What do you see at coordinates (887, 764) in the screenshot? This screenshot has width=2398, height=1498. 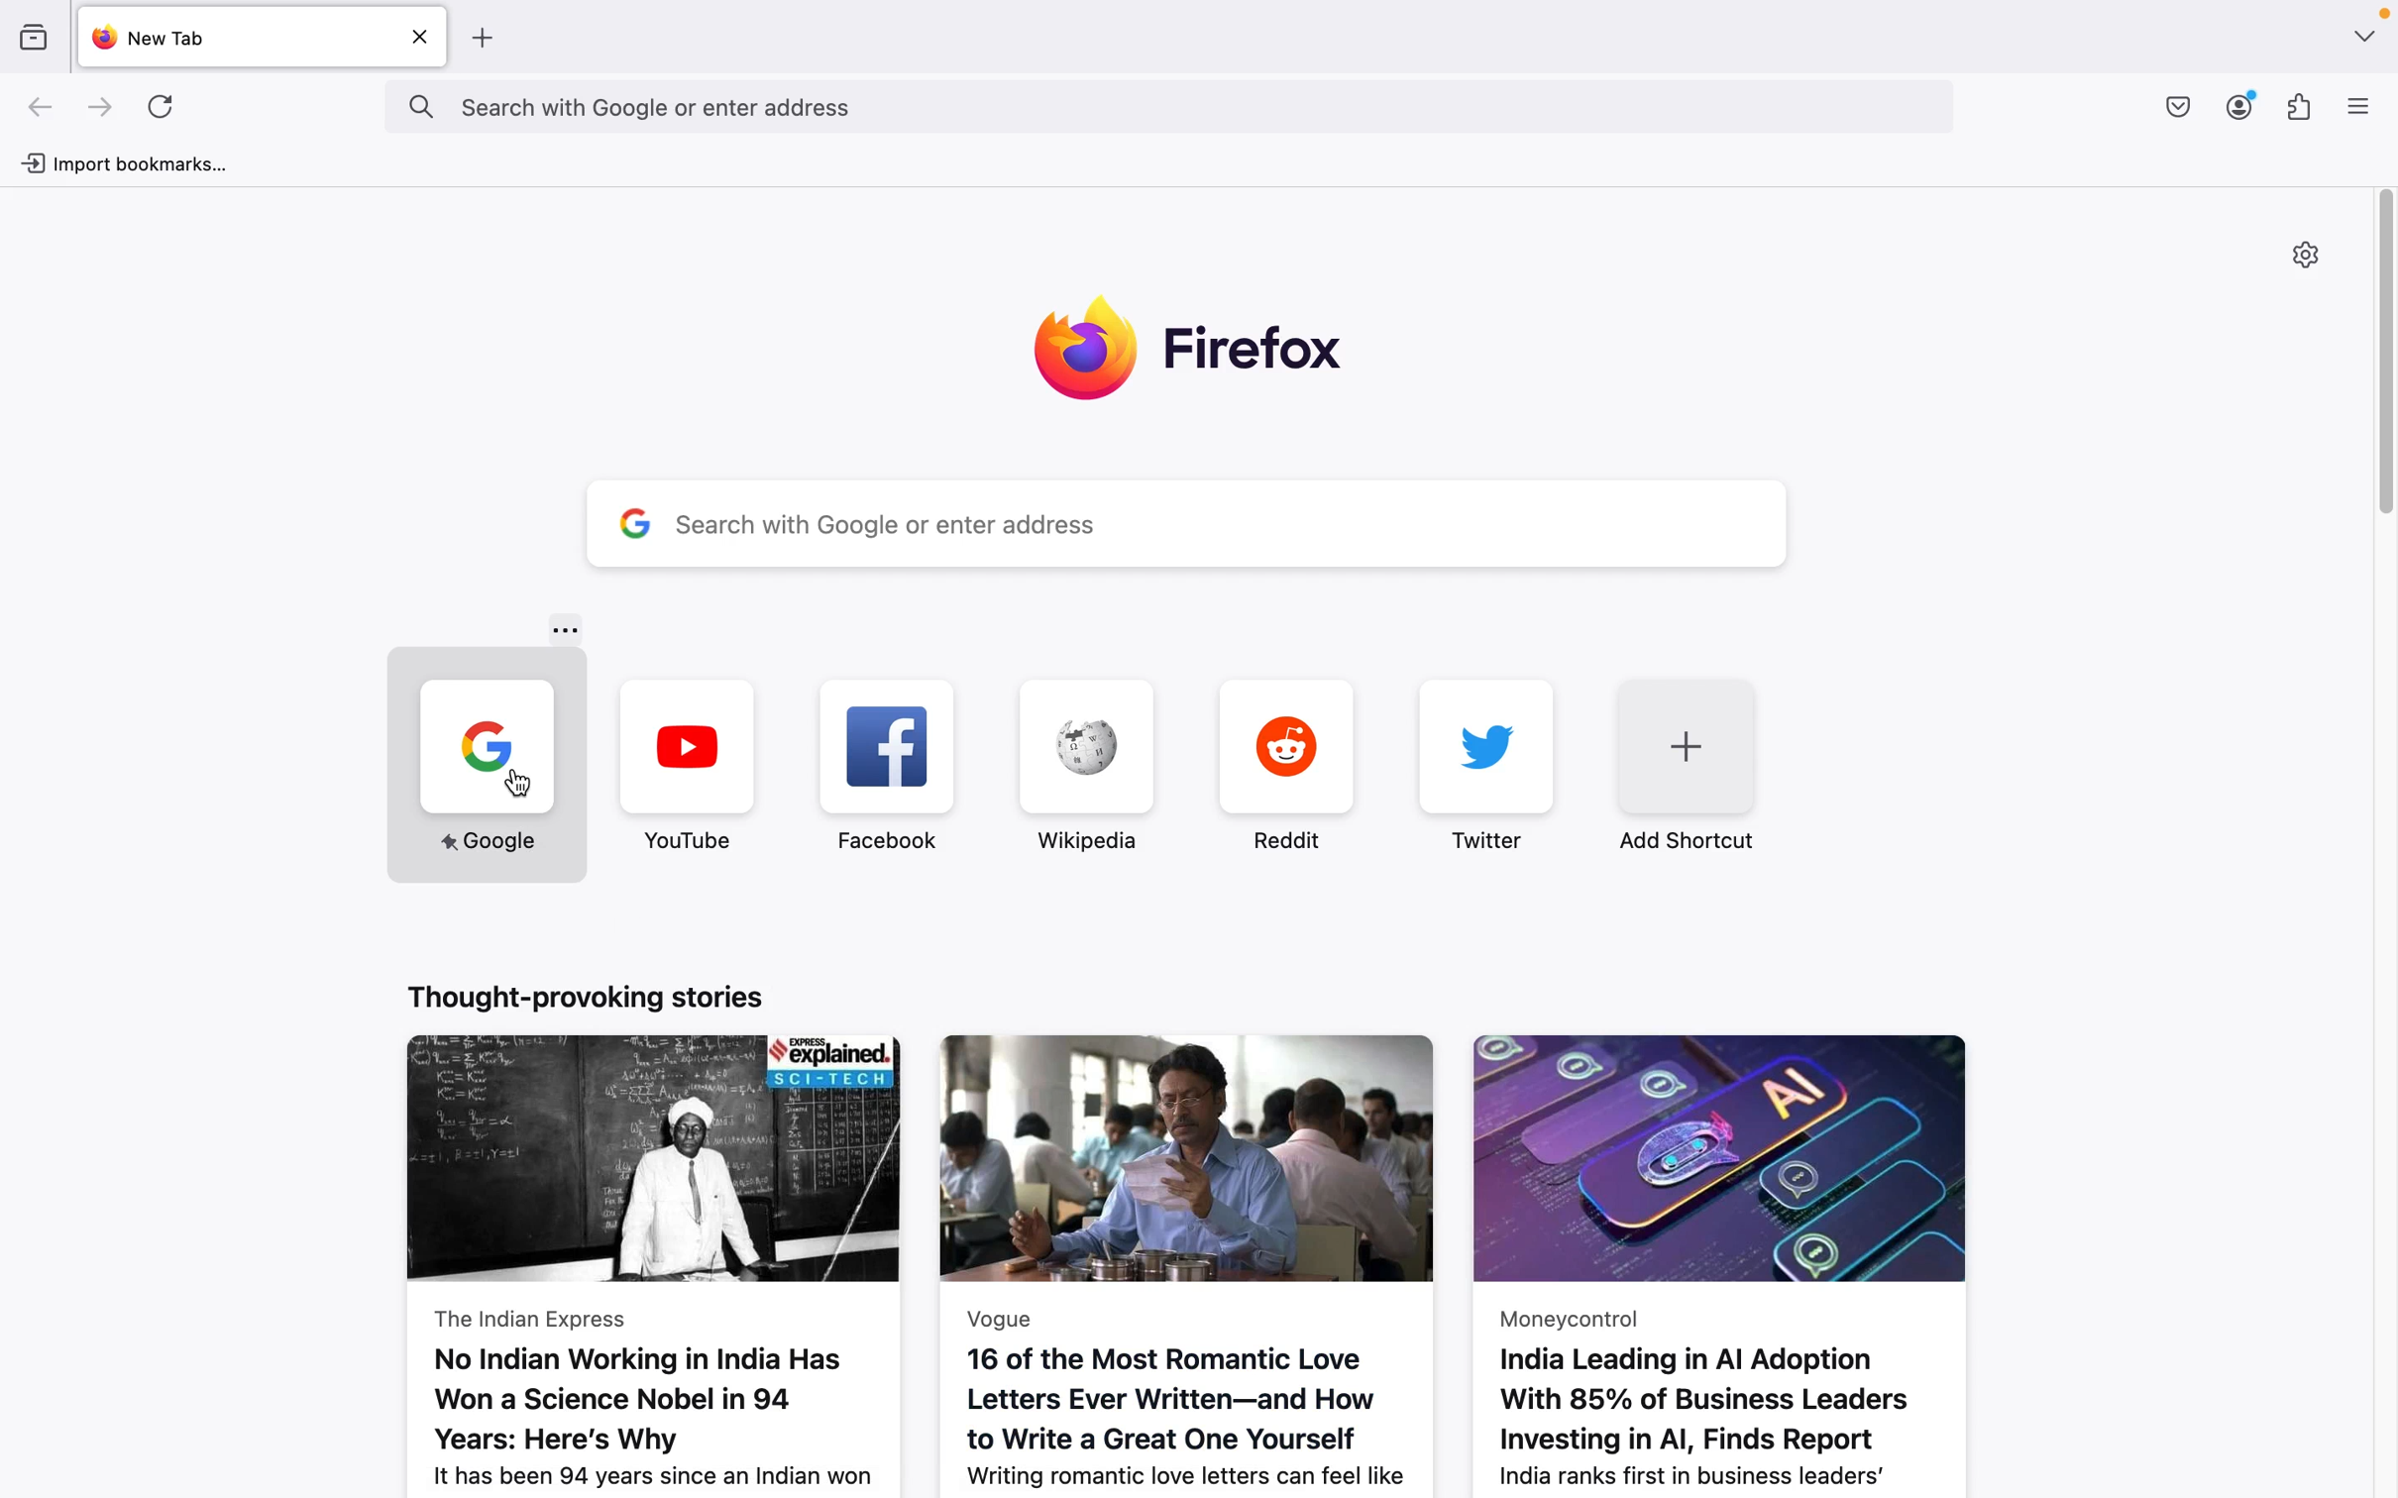 I see `facebook` at bounding box center [887, 764].